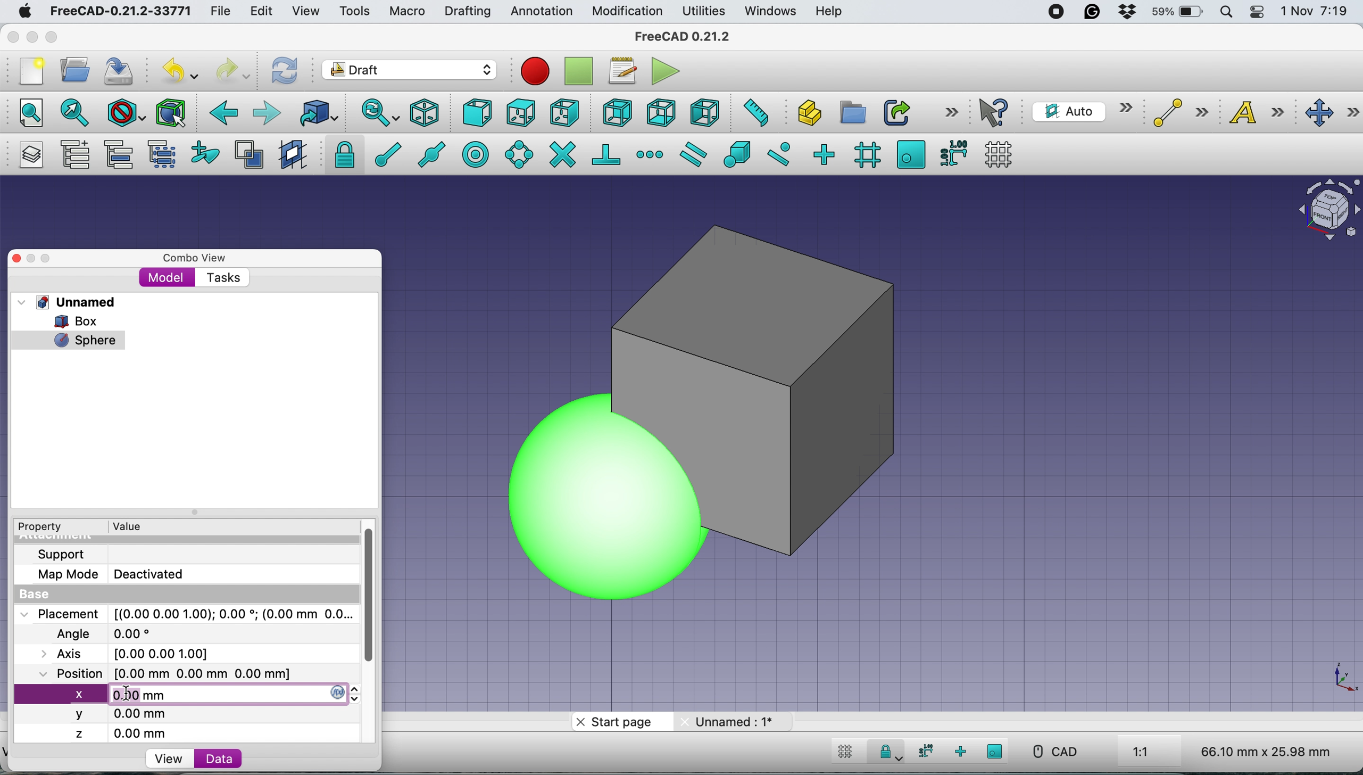 The width and height of the screenshot is (1363, 775). I want to click on xy coordinate, so click(1333, 678).